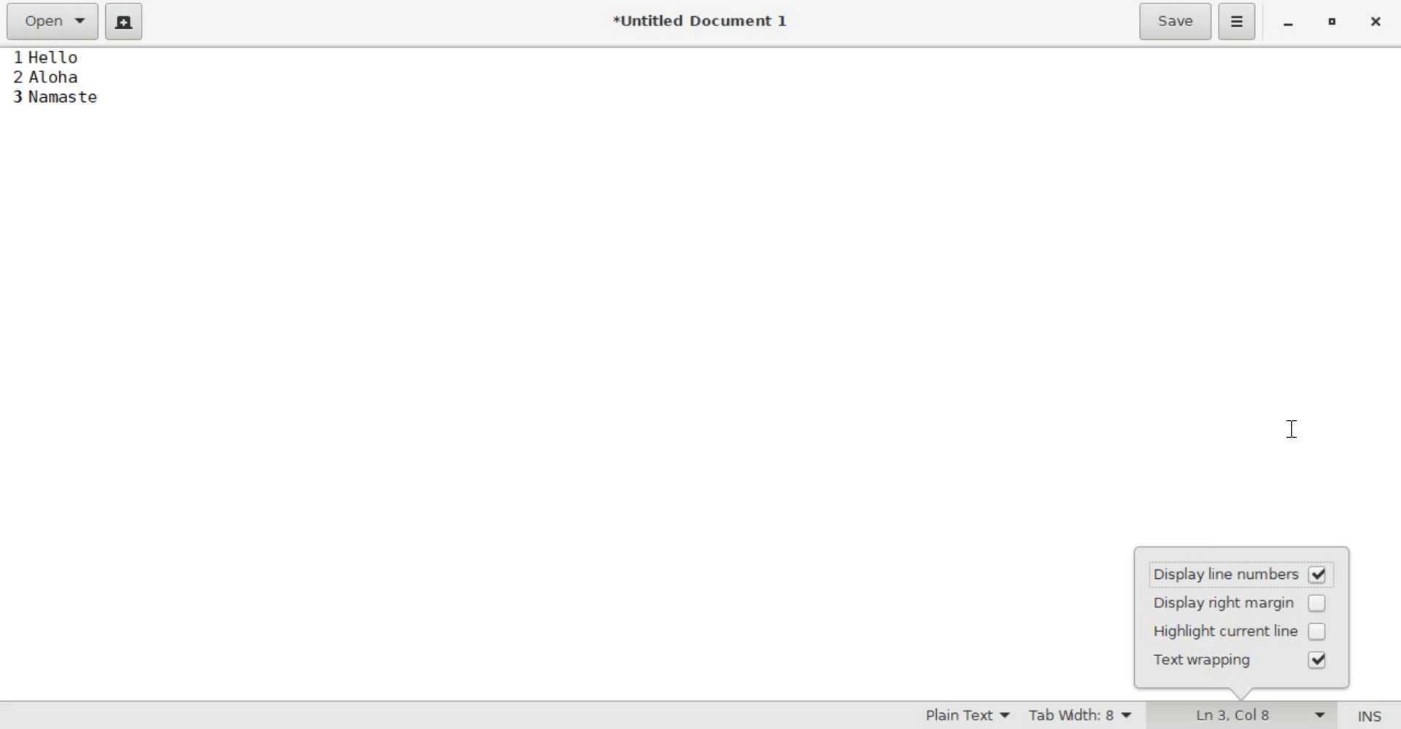 Image resolution: width=1401 pixels, height=729 pixels. Describe the element at coordinates (1219, 604) in the screenshot. I see `display right margin` at that location.